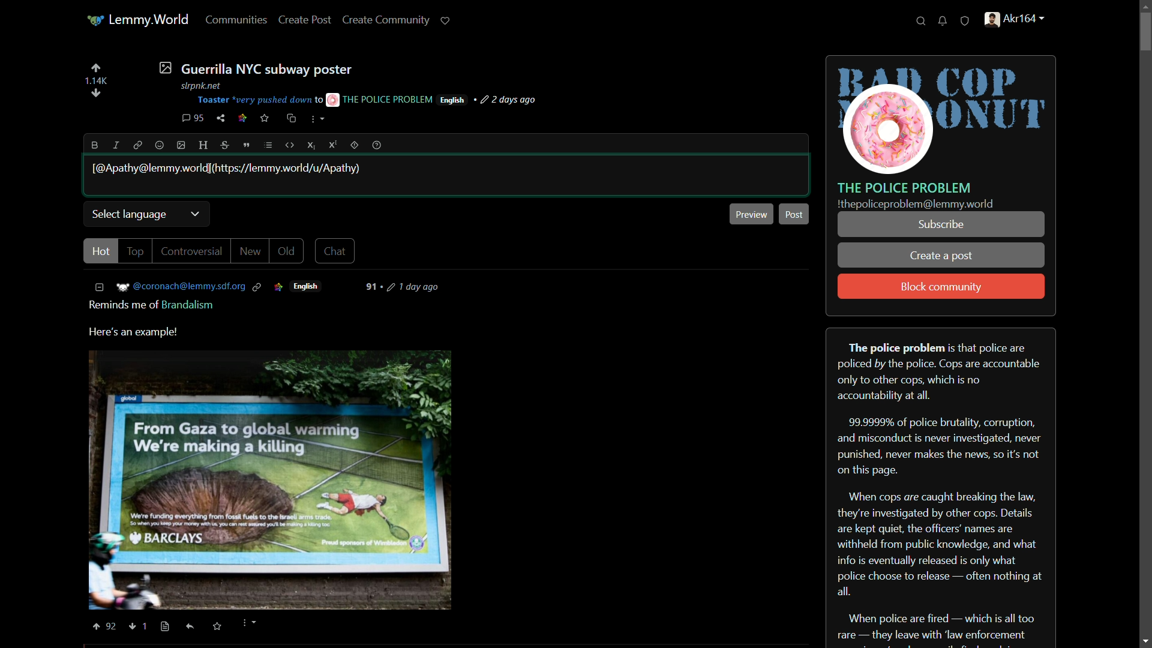  What do you see at coordinates (752, 214) in the screenshot?
I see `preview ` at bounding box center [752, 214].